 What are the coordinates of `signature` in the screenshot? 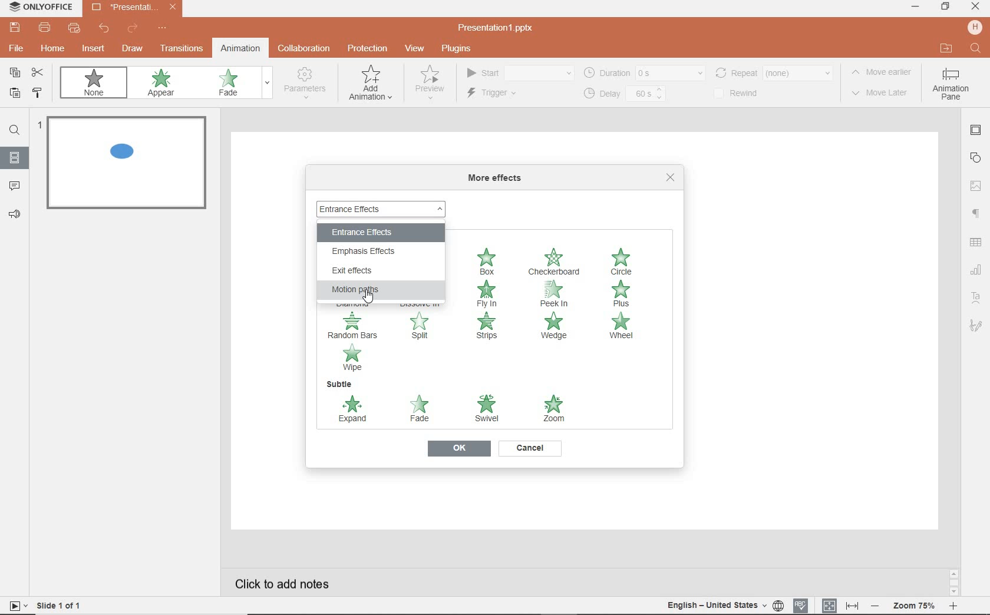 It's located at (976, 326).